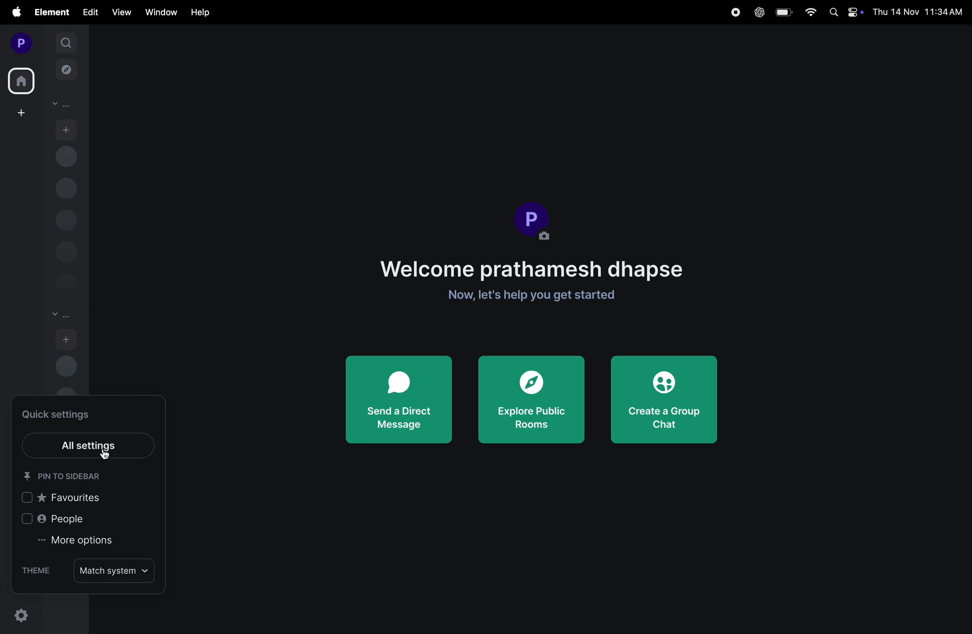 Image resolution: width=972 pixels, height=634 pixels. What do you see at coordinates (158, 13) in the screenshot?
I see `window` at bounding box center [158, 13].